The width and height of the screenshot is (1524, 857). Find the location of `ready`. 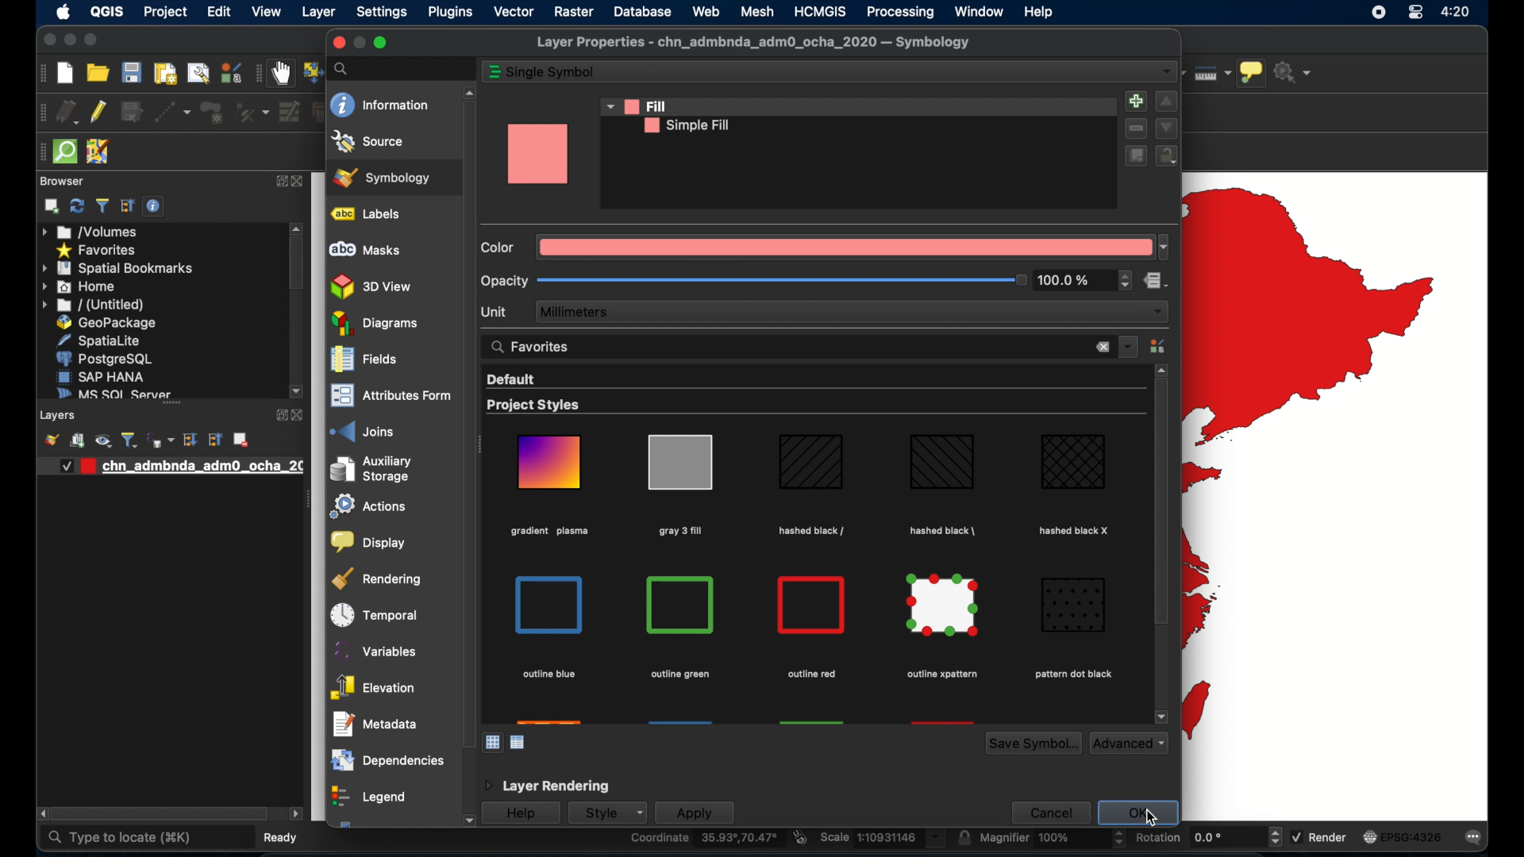

ready is located at coordinates (285, 836).